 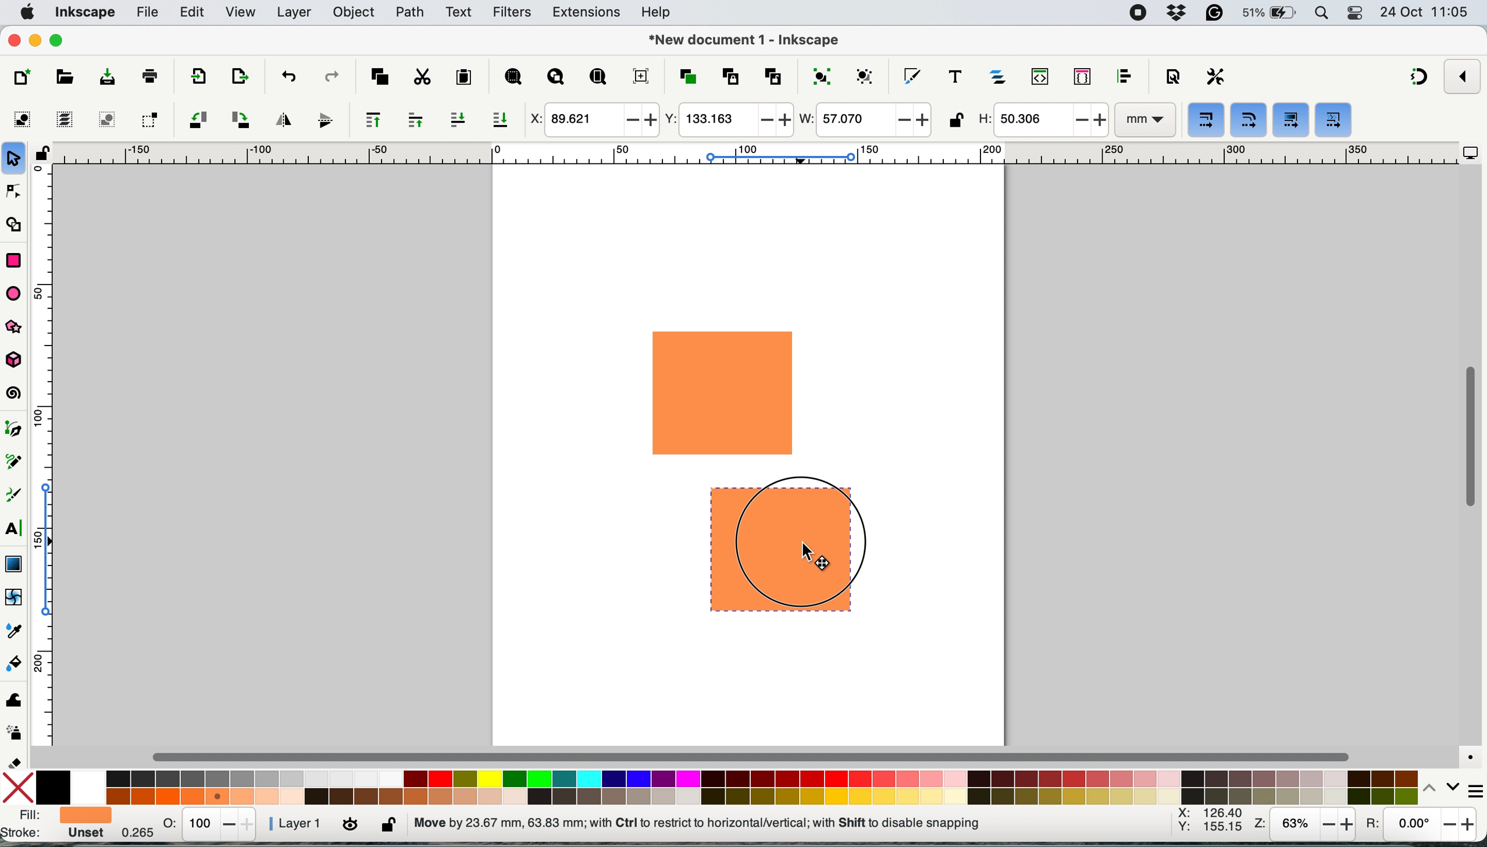 What do you see at coordinates (27, 12) in the screenshot?
I see `system logo` at bounding box center [27, 12].